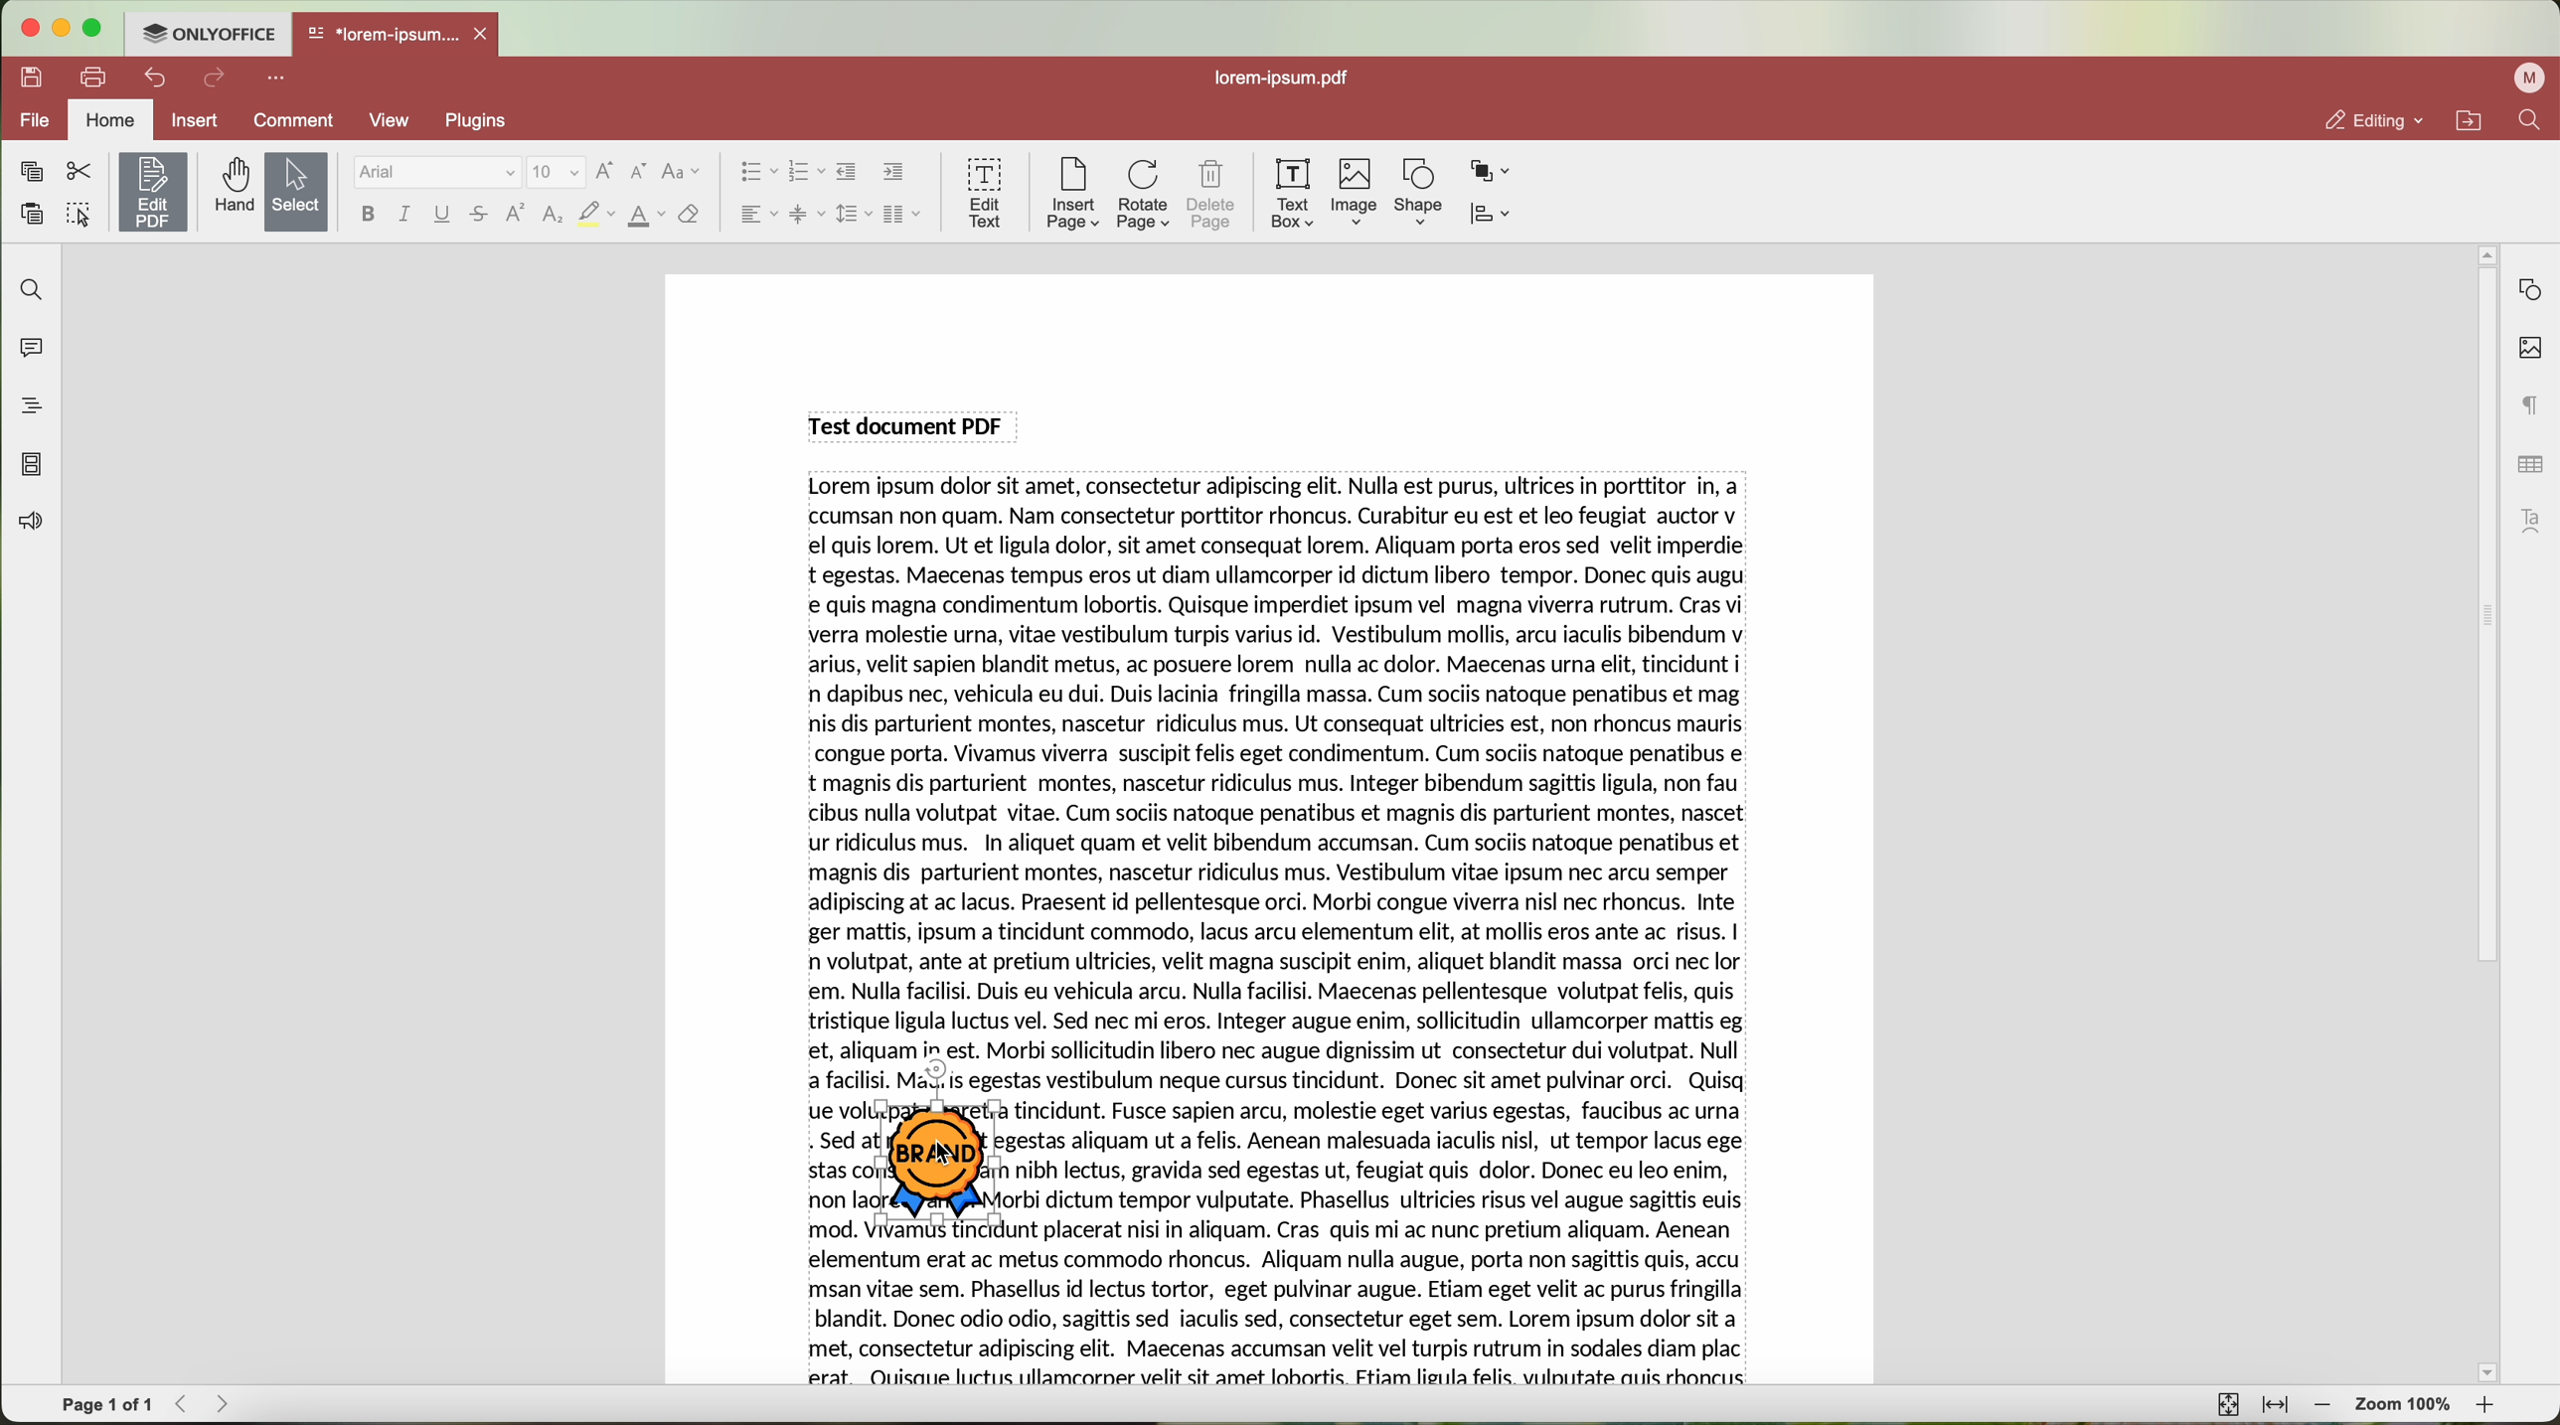  Describe the element at coordinates (94, 76) in the screenshot. I see `print` at that location.